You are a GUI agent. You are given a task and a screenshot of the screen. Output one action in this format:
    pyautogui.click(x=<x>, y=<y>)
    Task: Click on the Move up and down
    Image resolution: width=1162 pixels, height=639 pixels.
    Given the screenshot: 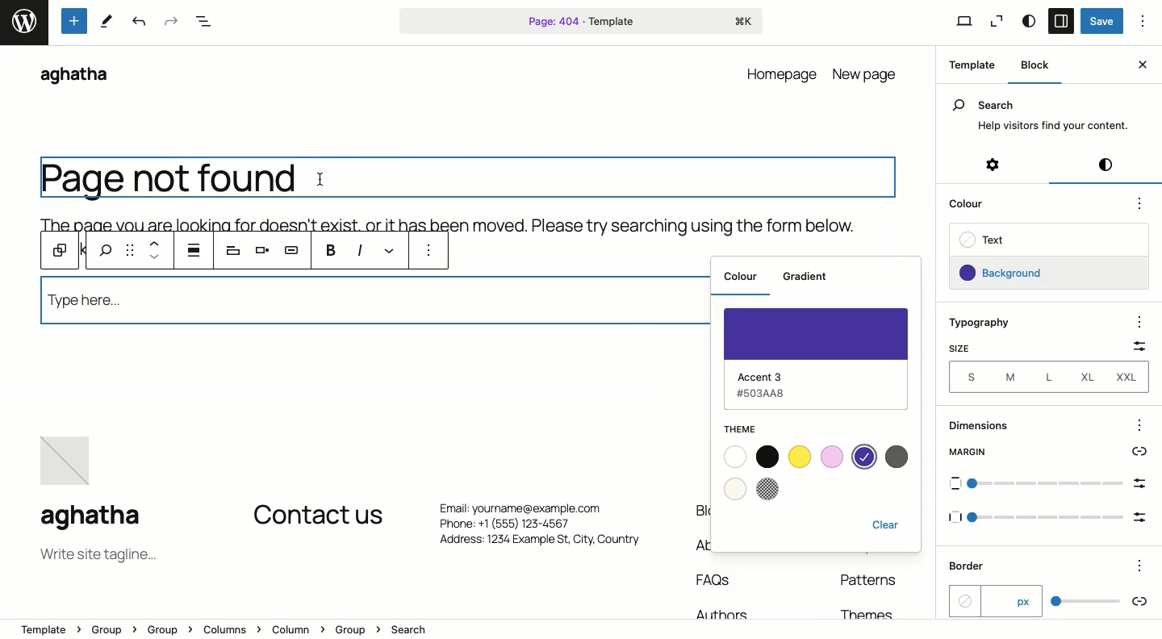 What is the action you would take?
    pyautogui.click(x=153, y=253)
    